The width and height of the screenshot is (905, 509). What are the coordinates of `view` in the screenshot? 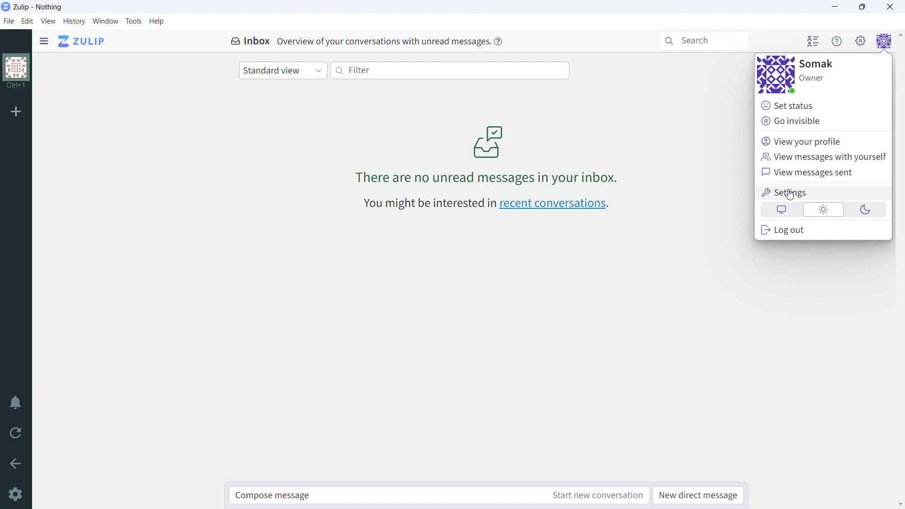 It's located at (49, 21).